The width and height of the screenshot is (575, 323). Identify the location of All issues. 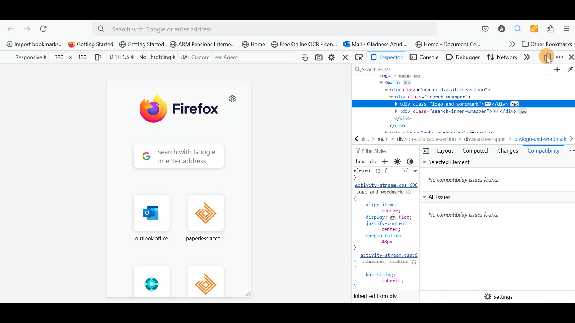
(497, 239).